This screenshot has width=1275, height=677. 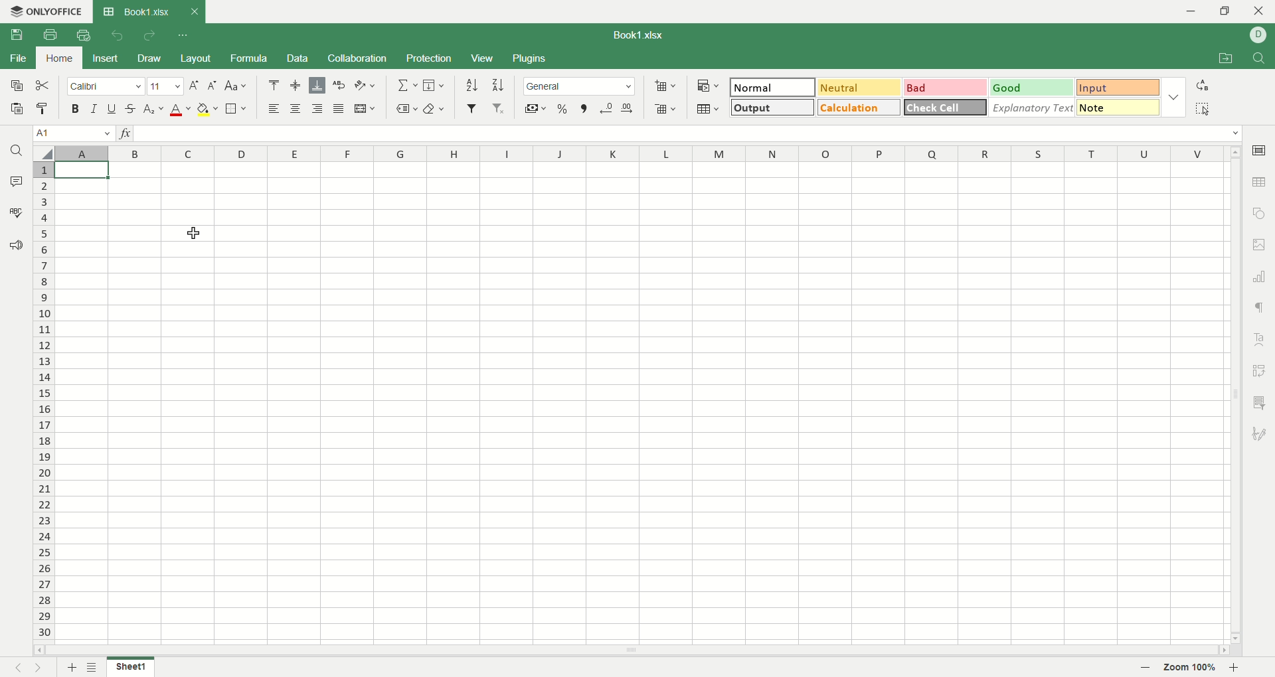 What do you see at coordinates (358, 60) in the screenshot?
I see `collaboration` at bounding box center [358, 60].